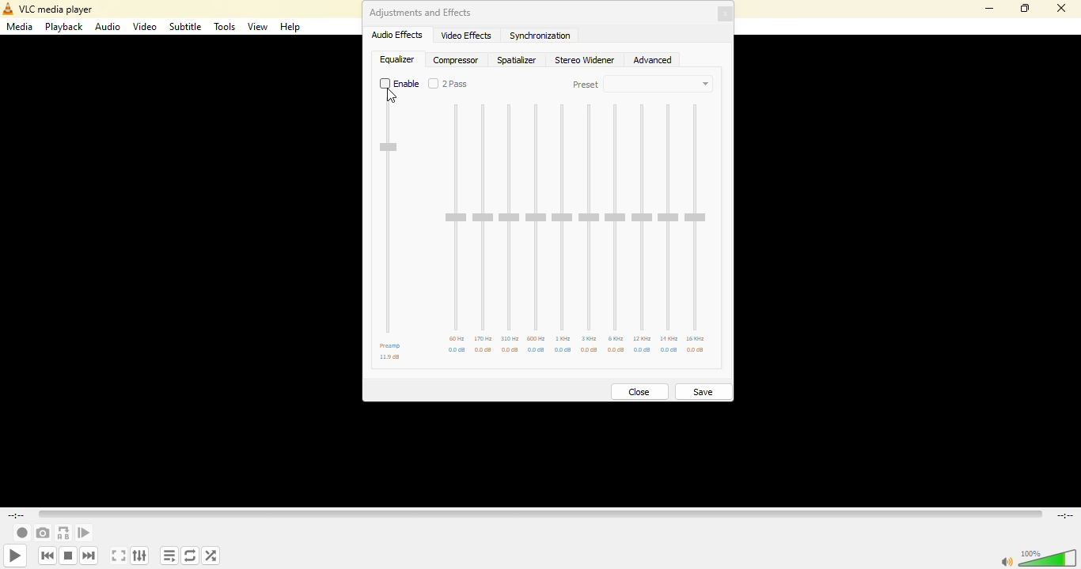 The height and width of the screenshot is (569, 1081). Describe the element at coordinates (396, 59) in the screenshot. I see `equalizer` at that location.